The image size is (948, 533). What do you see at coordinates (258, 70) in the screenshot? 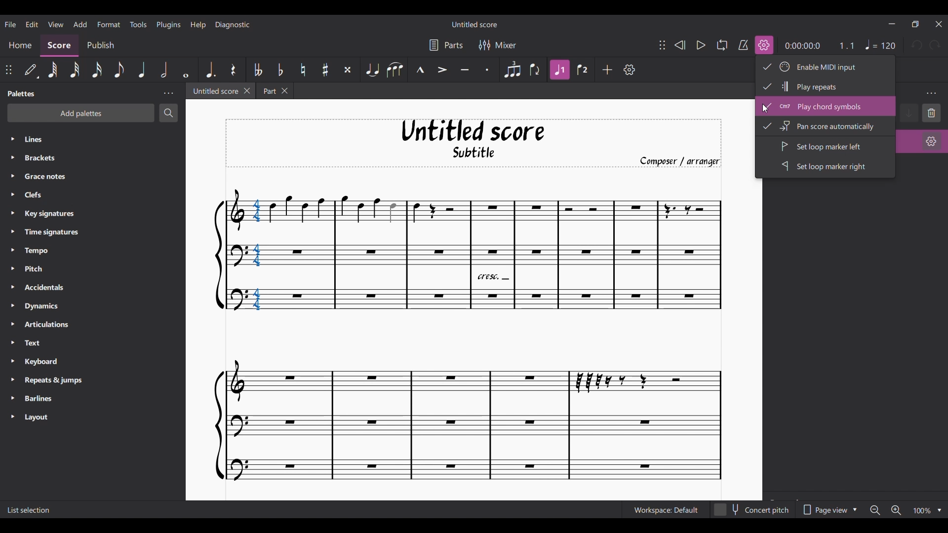
I see `Toggle double flat` at bounding box center [258, 70].